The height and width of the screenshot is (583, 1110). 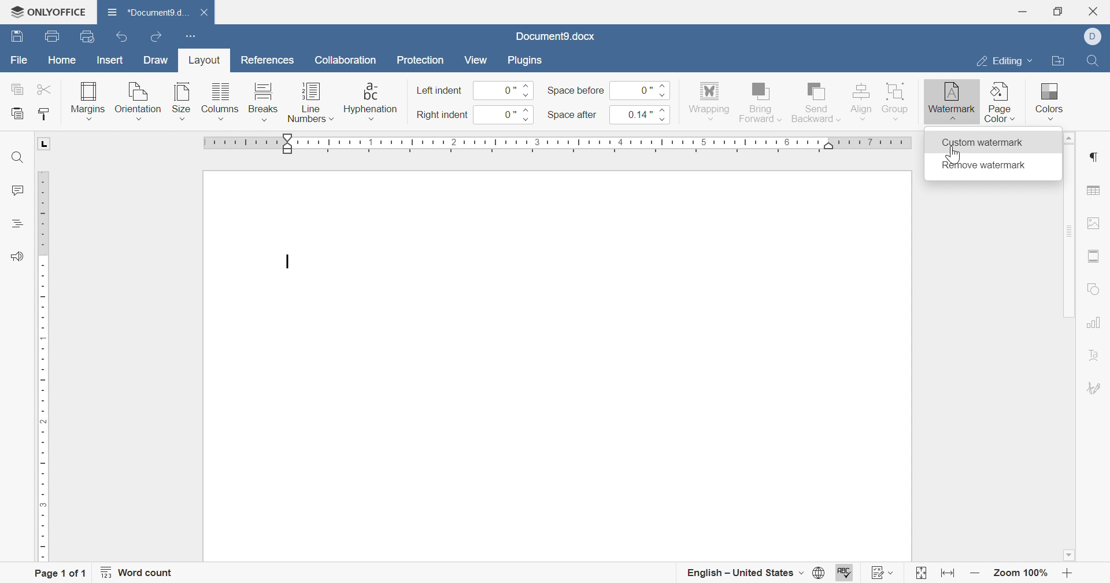 I want to click on 0, so click(x=638, y=90).